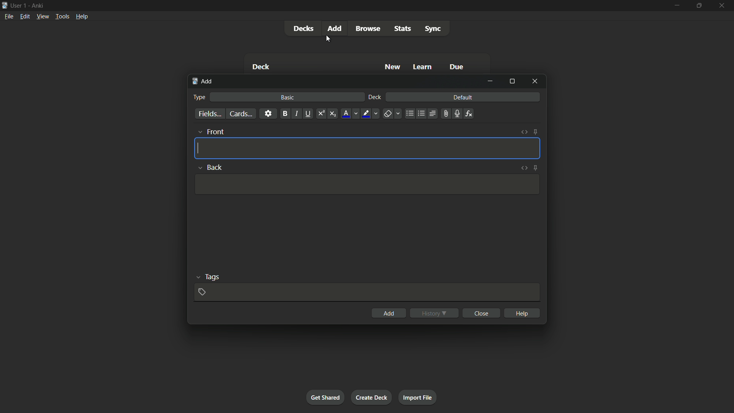  What do you see at coordinates (215, 132) in the screenshot?
I see `front` at bounding box center [215, 132].